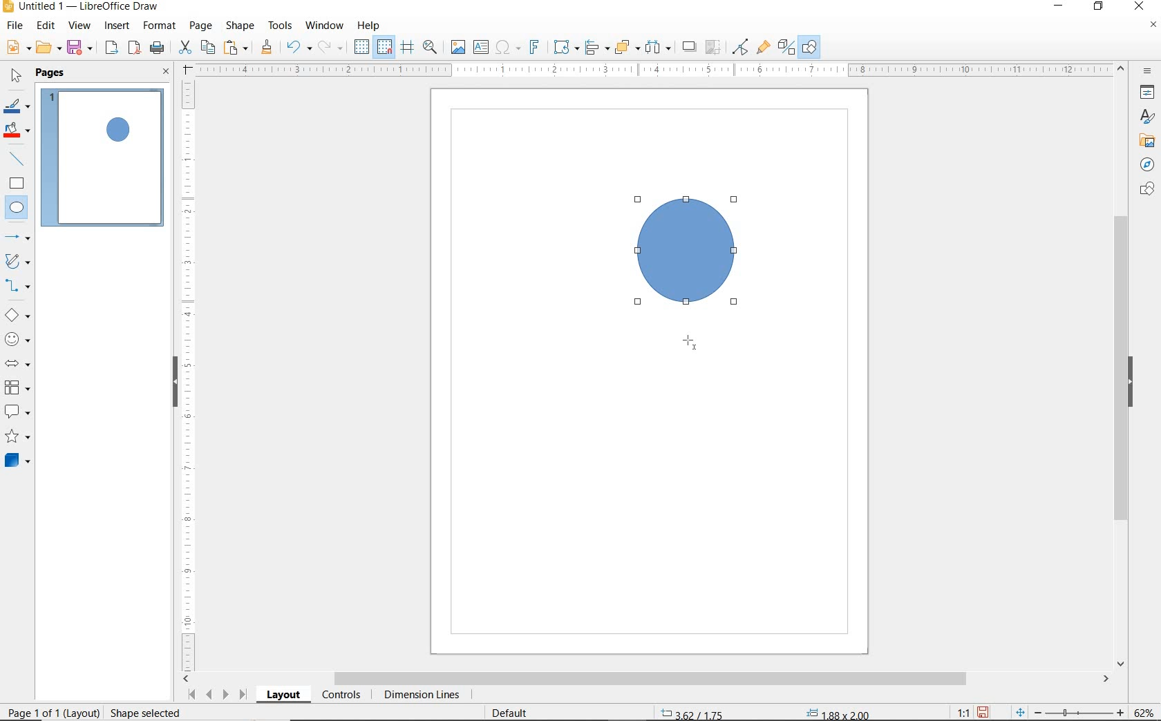 This screenshot has width=1161, height=721. What do you see at coordinates (18, 286) in the screenshot?
I see `CONNECTORS` at bounding box center [18, 286].